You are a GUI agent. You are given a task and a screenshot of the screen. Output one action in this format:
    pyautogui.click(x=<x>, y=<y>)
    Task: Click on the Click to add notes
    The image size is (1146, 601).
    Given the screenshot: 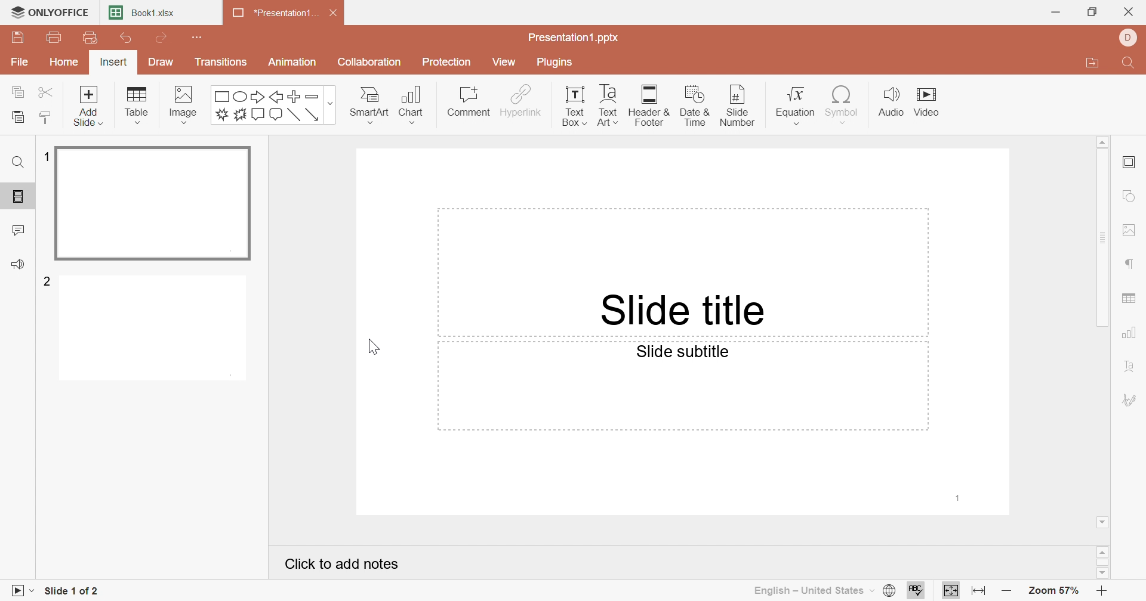 What is the action you would take?
    pyautogui.click(x=345, y=566)
    